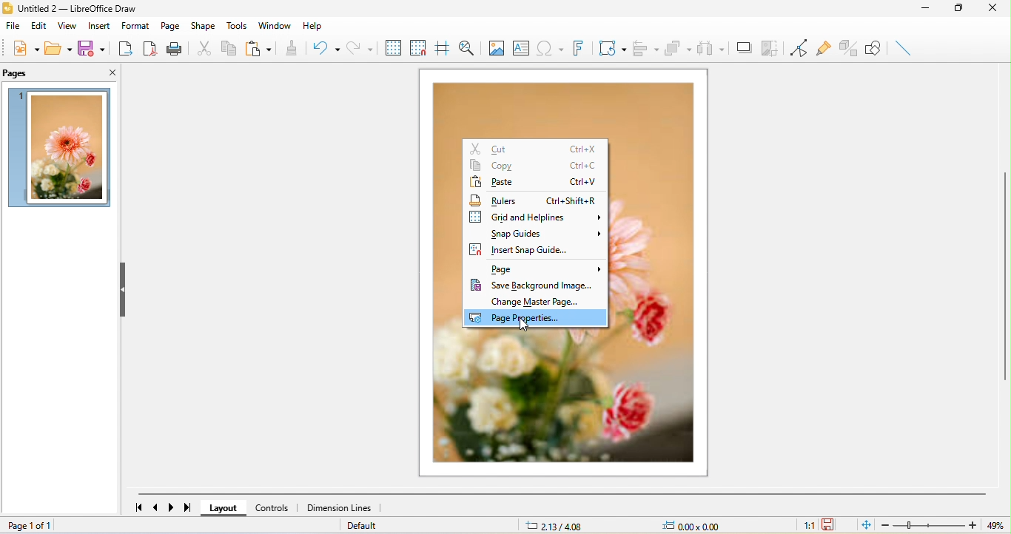 The height and width of the screenshot is (534, 1011). Describe the element at coordinates (538, 319) in the screenshot. I see `page properties` at that location.